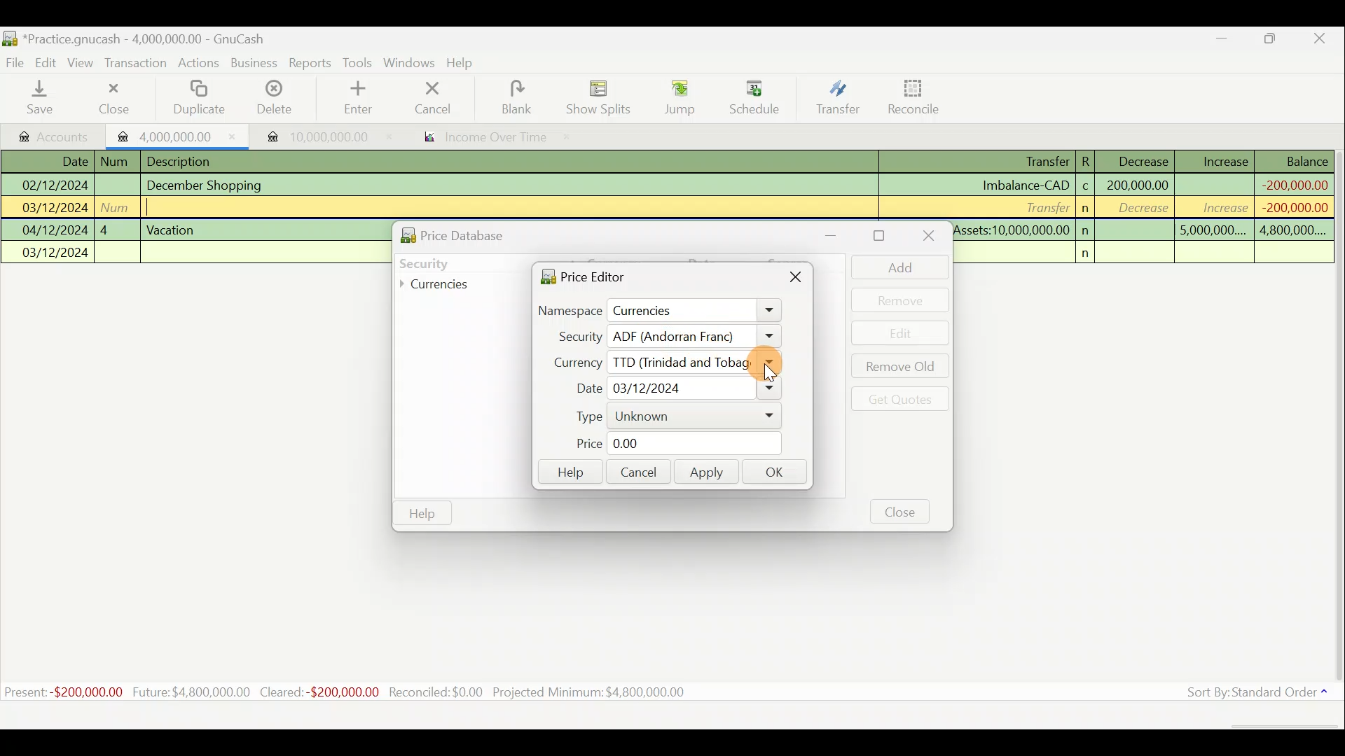 The width and height of the screenshot is (1345, 756). I want to click on Remove old, so click(897, 367).